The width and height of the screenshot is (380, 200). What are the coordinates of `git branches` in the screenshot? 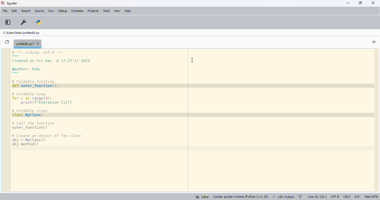 It's located at (300, 197).